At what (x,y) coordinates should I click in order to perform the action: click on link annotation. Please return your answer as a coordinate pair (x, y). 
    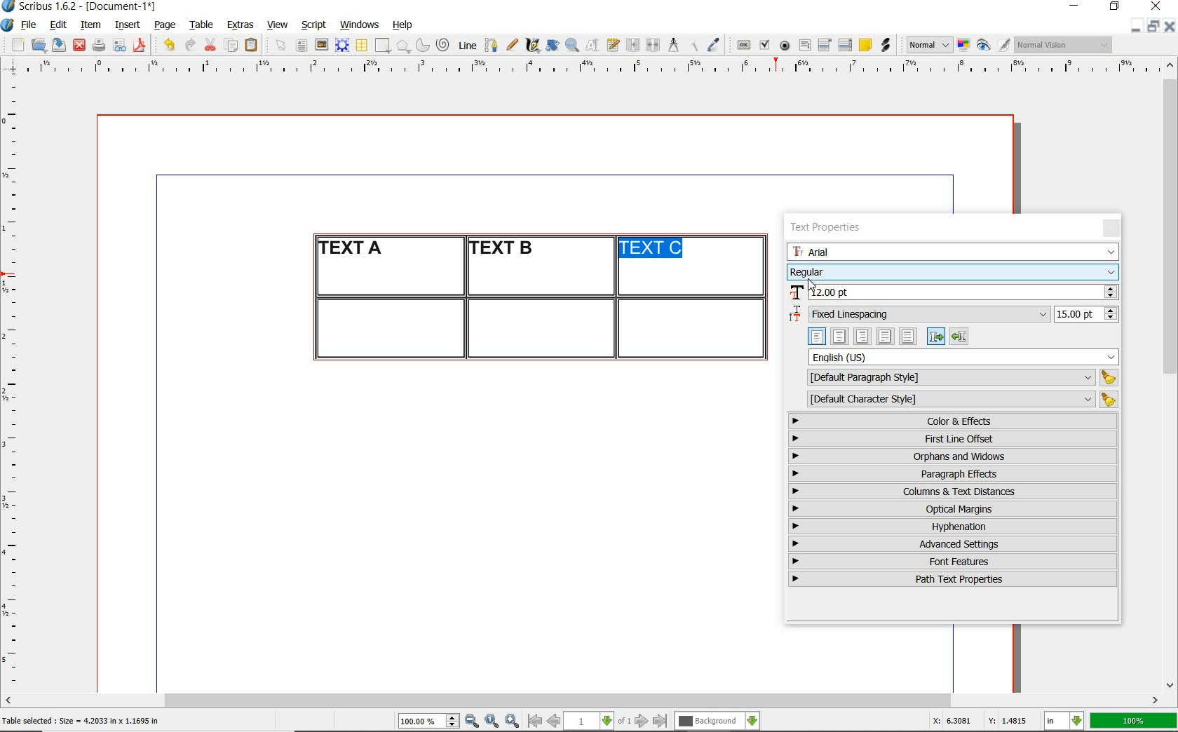
    Looking at the image, I should click on (887, 45).